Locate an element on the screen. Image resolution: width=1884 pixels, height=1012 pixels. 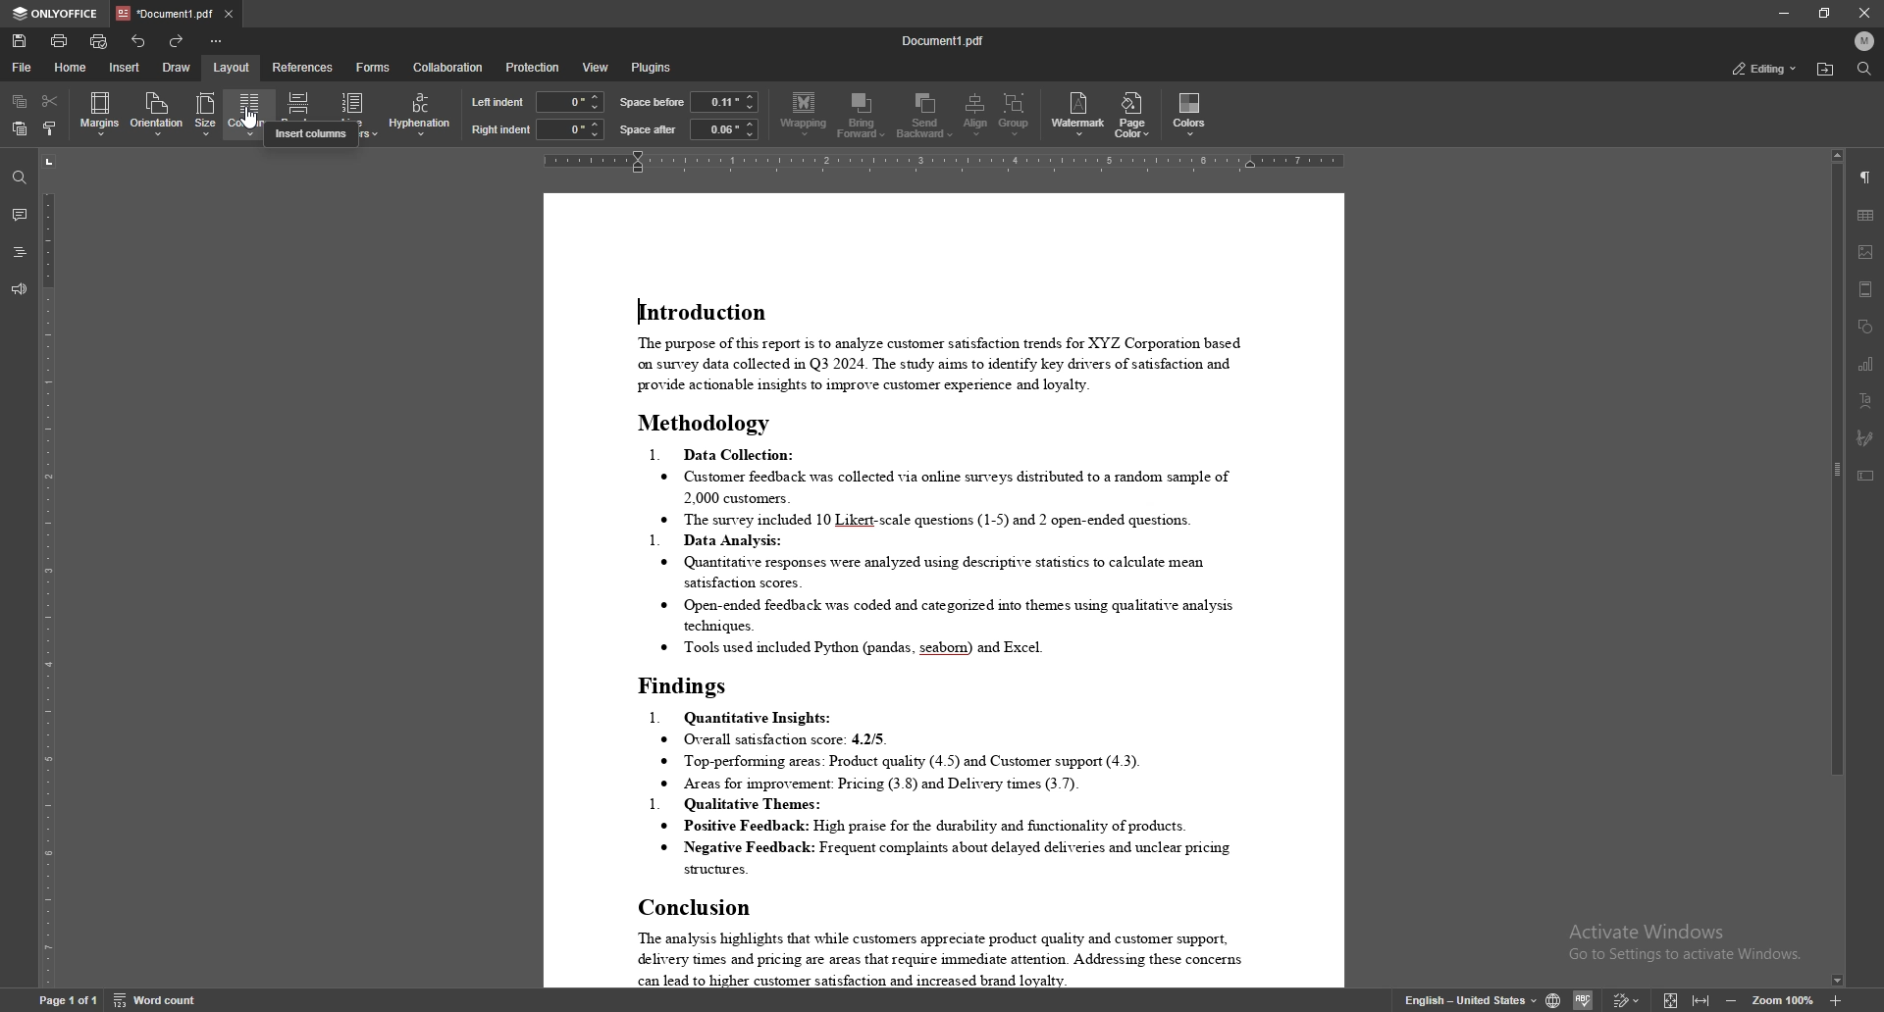
cursor description is located at coordinates (311, 135).